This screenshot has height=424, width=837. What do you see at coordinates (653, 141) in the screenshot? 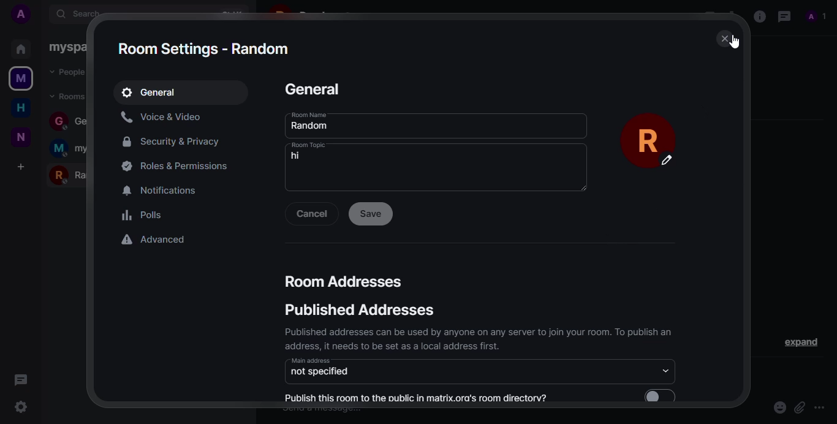
I see `profile pic` at bounding box center [653, 141].